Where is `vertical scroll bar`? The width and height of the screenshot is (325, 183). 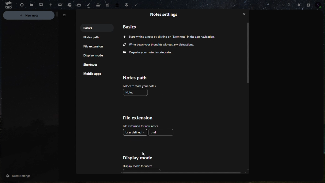 vertical scroll bar is located at coordinates (248, 53).